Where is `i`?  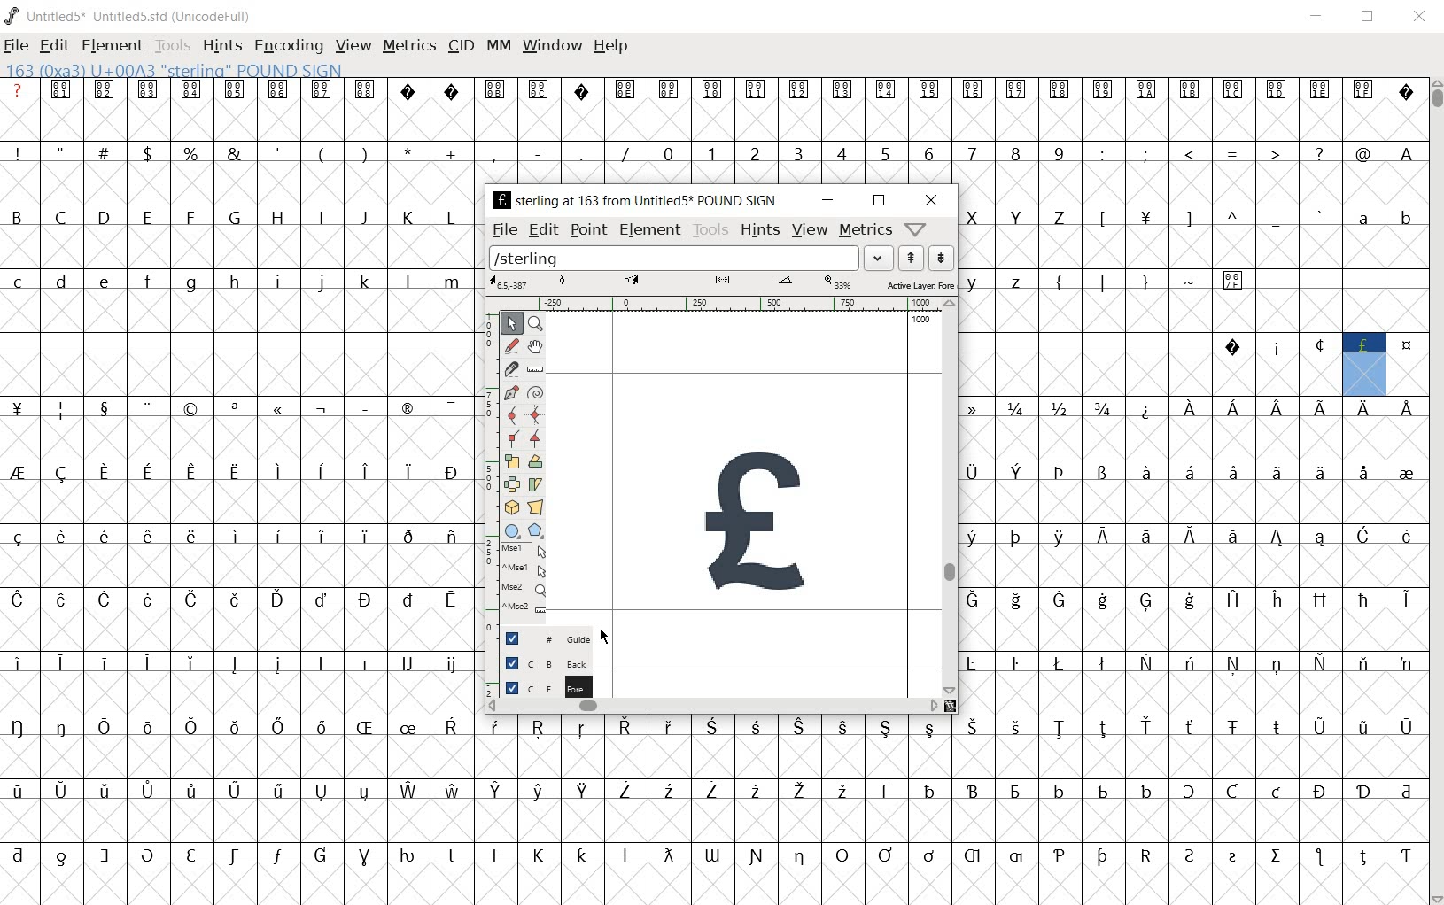 i is located at coordinates (277, 282).